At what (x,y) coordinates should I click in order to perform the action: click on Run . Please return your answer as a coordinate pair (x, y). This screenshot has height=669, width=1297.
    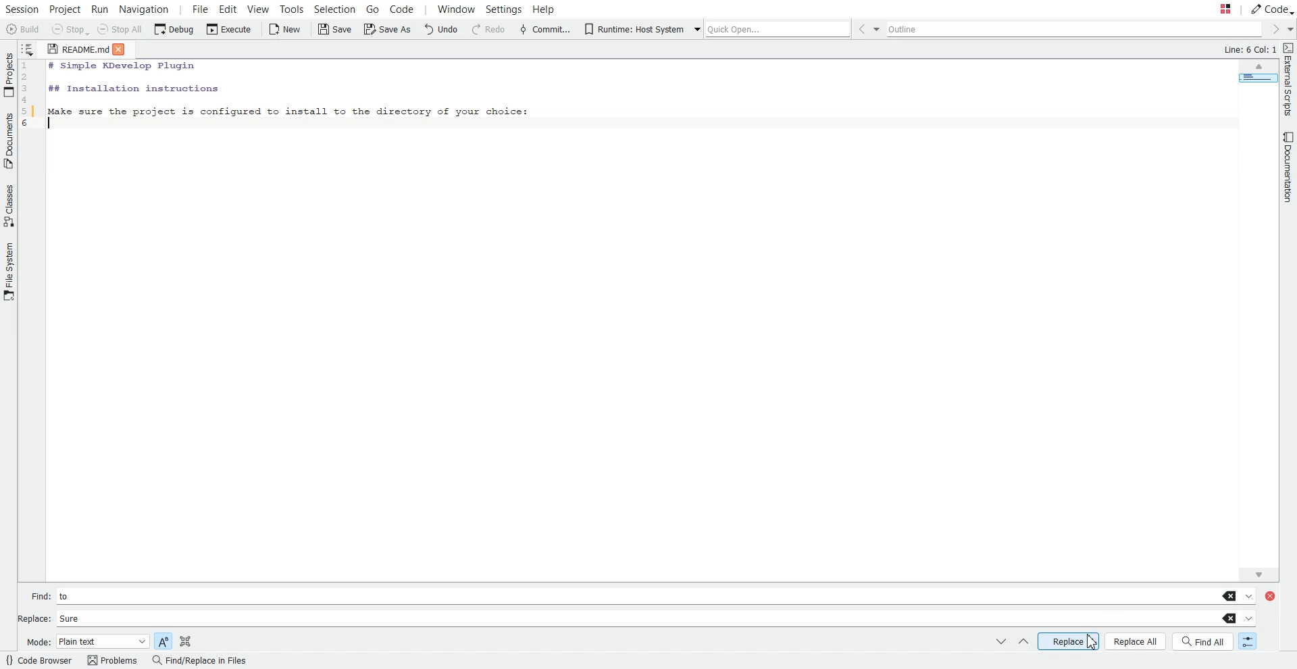
    Looking at the image, I should click on (102, 9).